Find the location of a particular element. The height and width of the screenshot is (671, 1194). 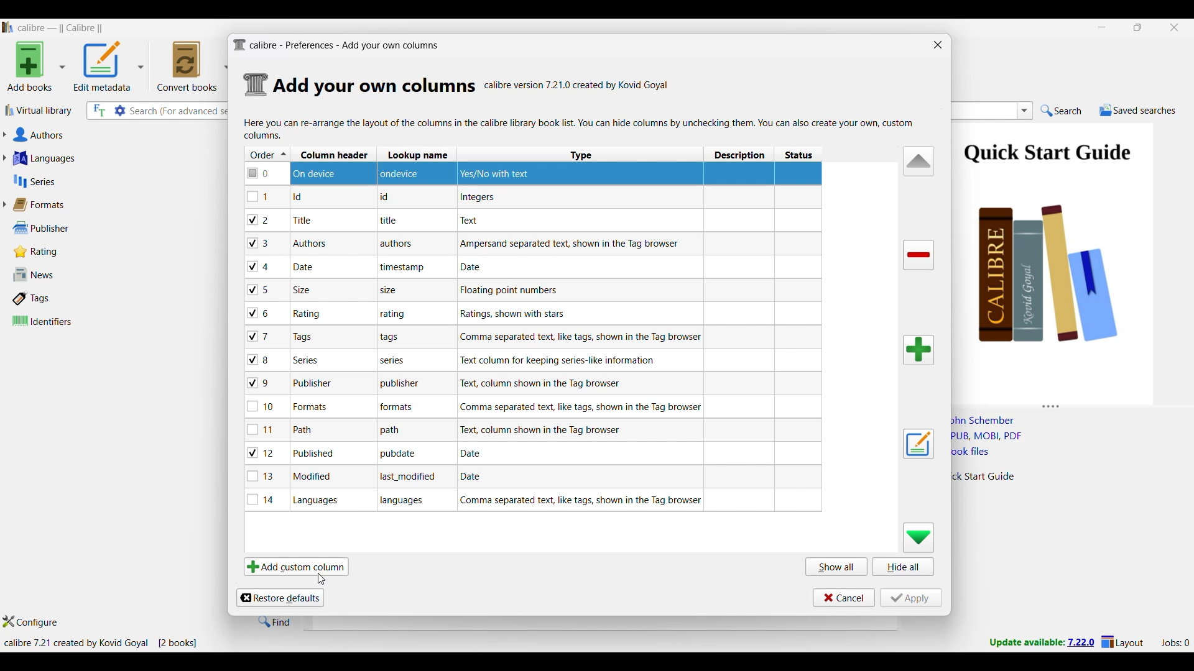

Order column, current sorting is located at coordinates (267, 154).